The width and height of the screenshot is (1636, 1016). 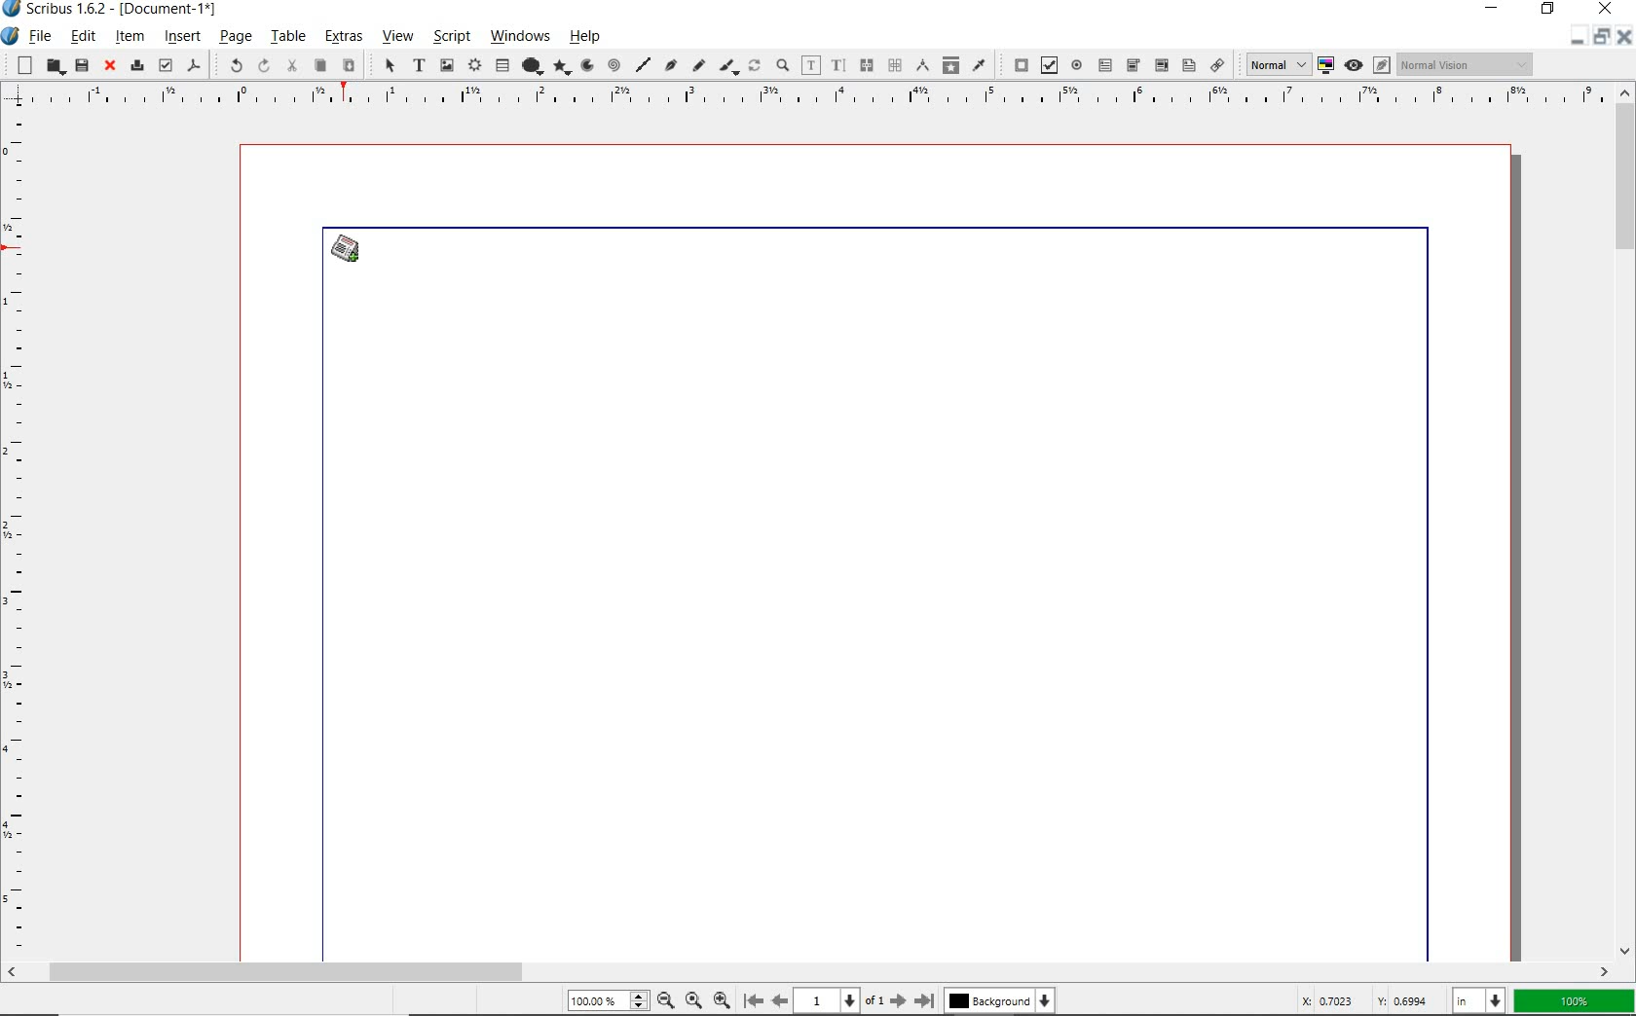 I want to click on shape, so click(x=530, y=67).